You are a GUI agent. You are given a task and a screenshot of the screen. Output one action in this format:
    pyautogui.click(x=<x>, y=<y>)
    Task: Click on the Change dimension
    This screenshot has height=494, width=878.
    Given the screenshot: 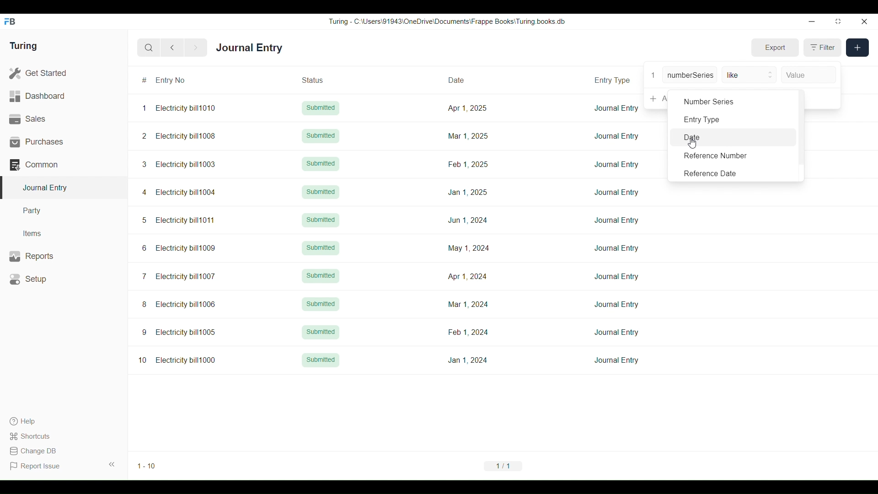 What is the action you would take?
    pyautogui.click(x=838, y=21)
    